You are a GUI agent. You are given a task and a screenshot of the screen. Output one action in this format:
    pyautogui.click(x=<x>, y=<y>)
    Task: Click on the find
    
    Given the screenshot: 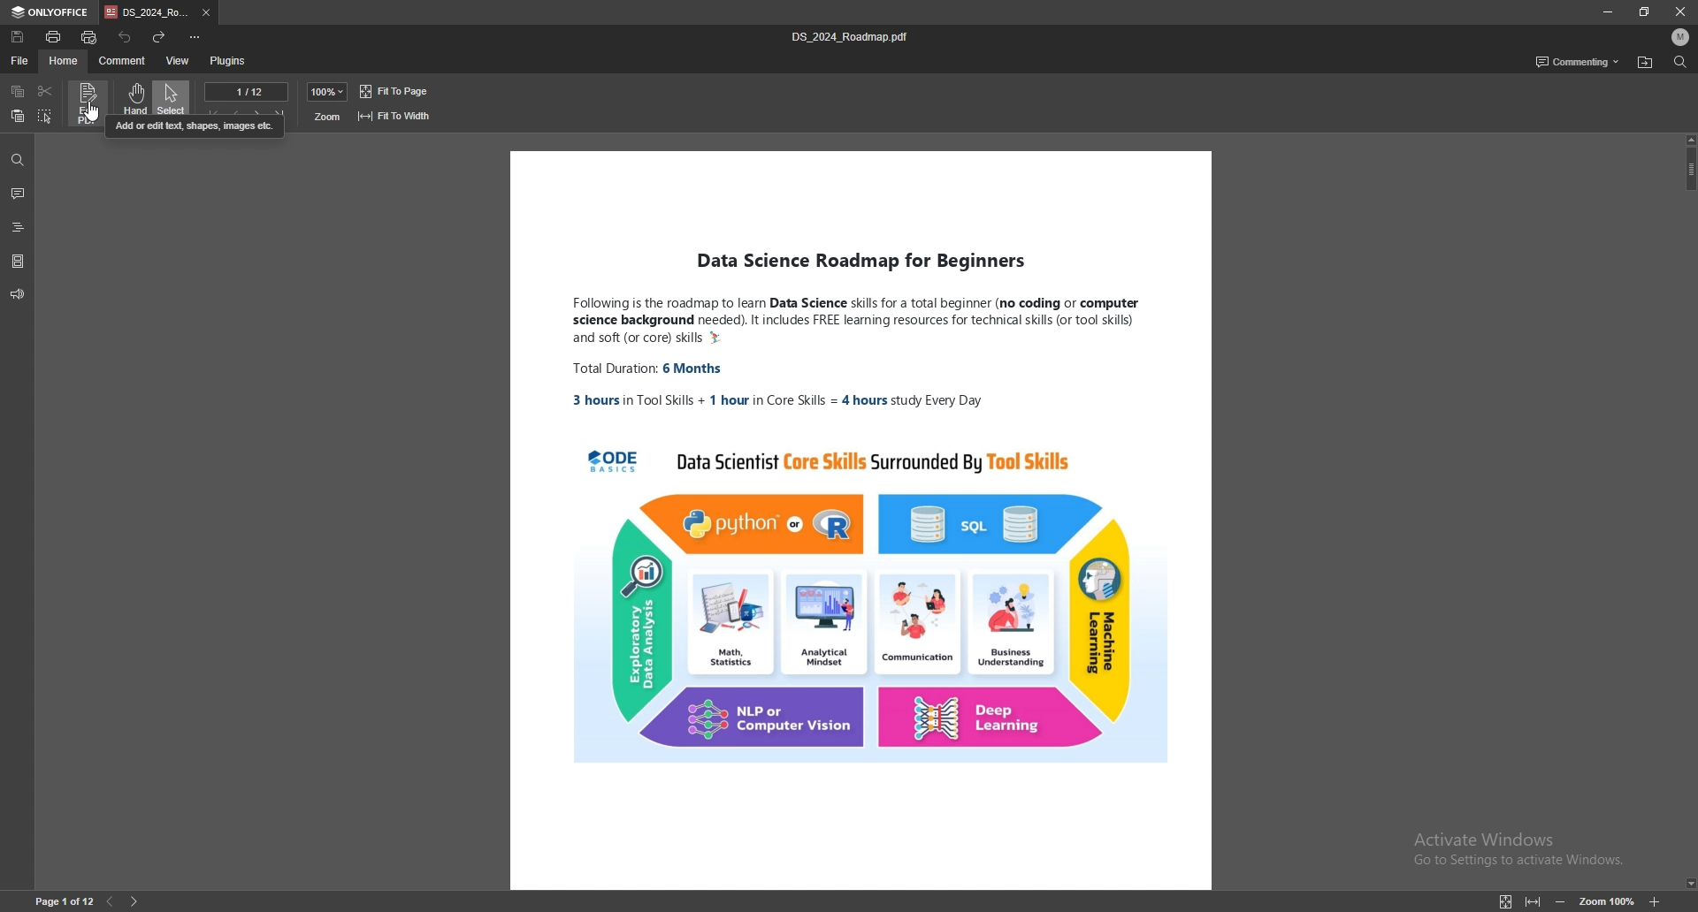 What is the action you would take?
    pyautogui.click(x=1679, y=62)
    